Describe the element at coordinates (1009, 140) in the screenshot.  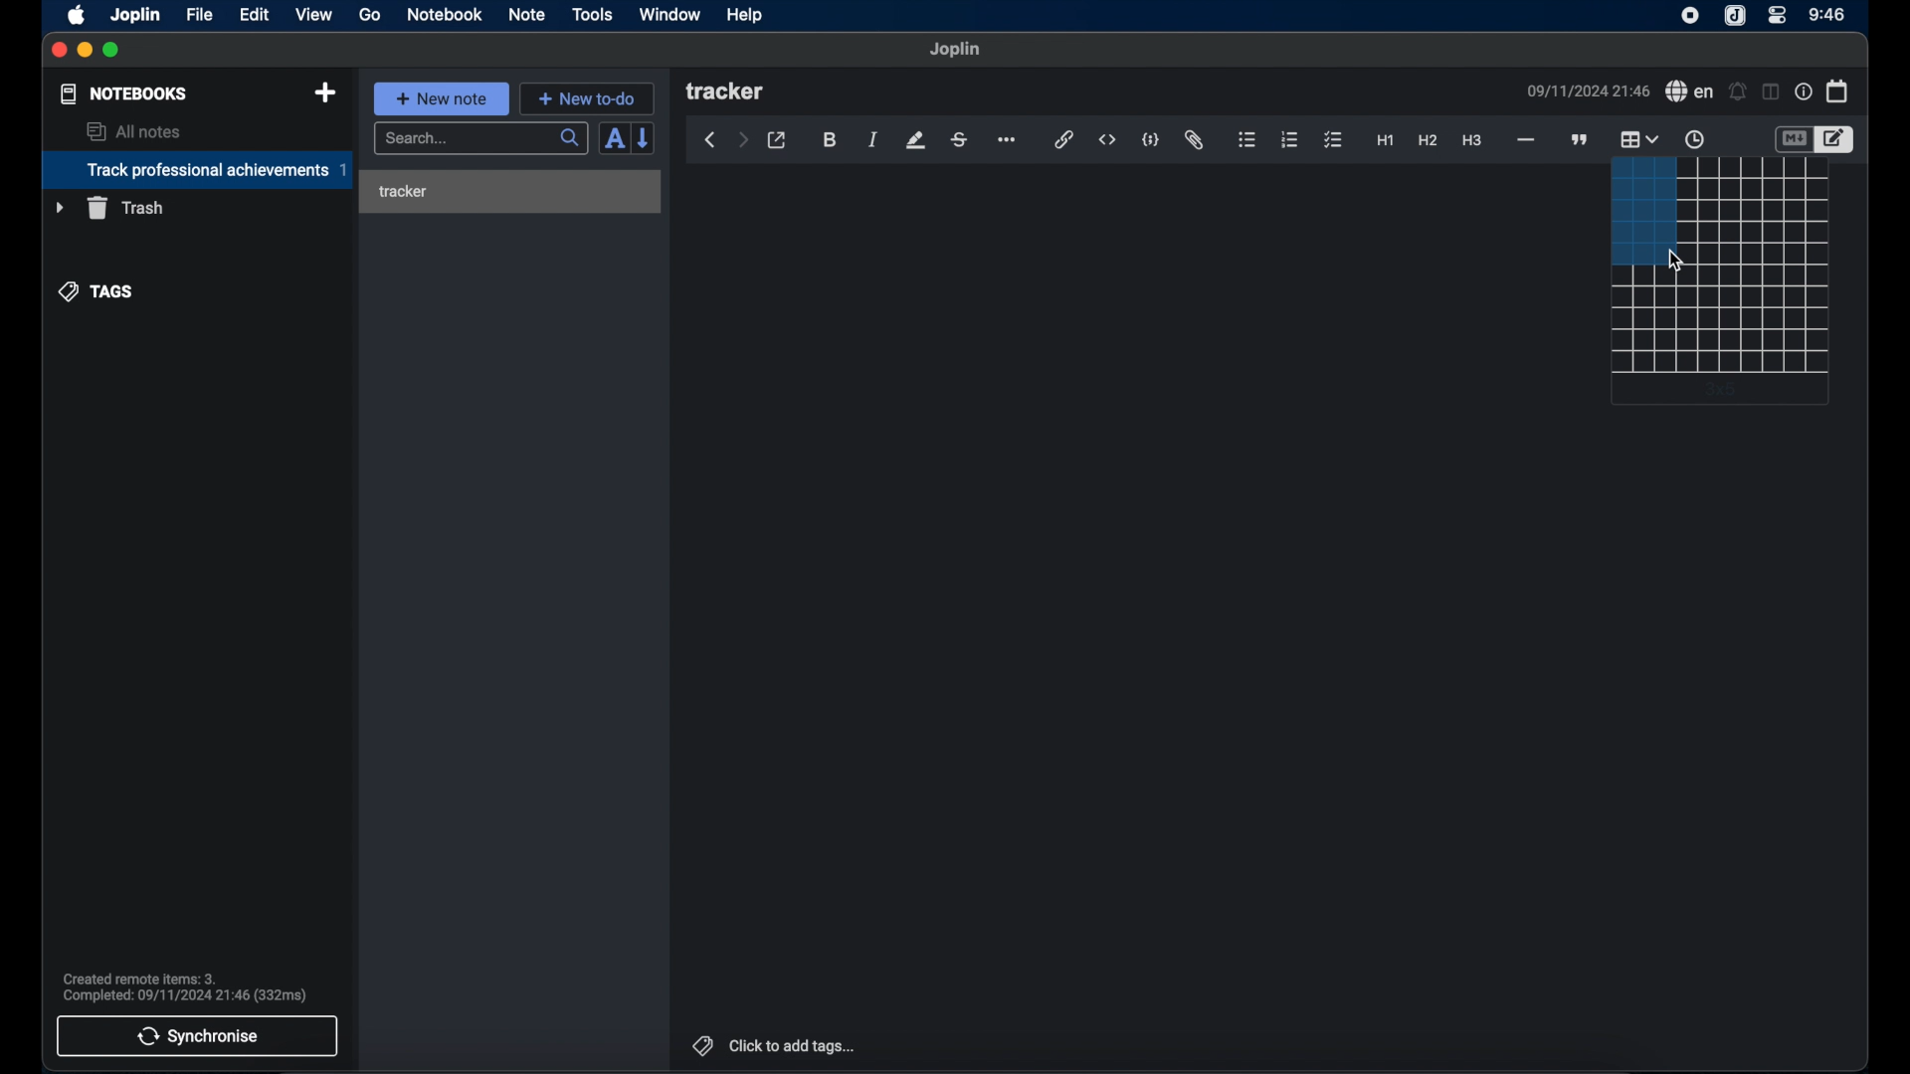
I see `more options` at that location.